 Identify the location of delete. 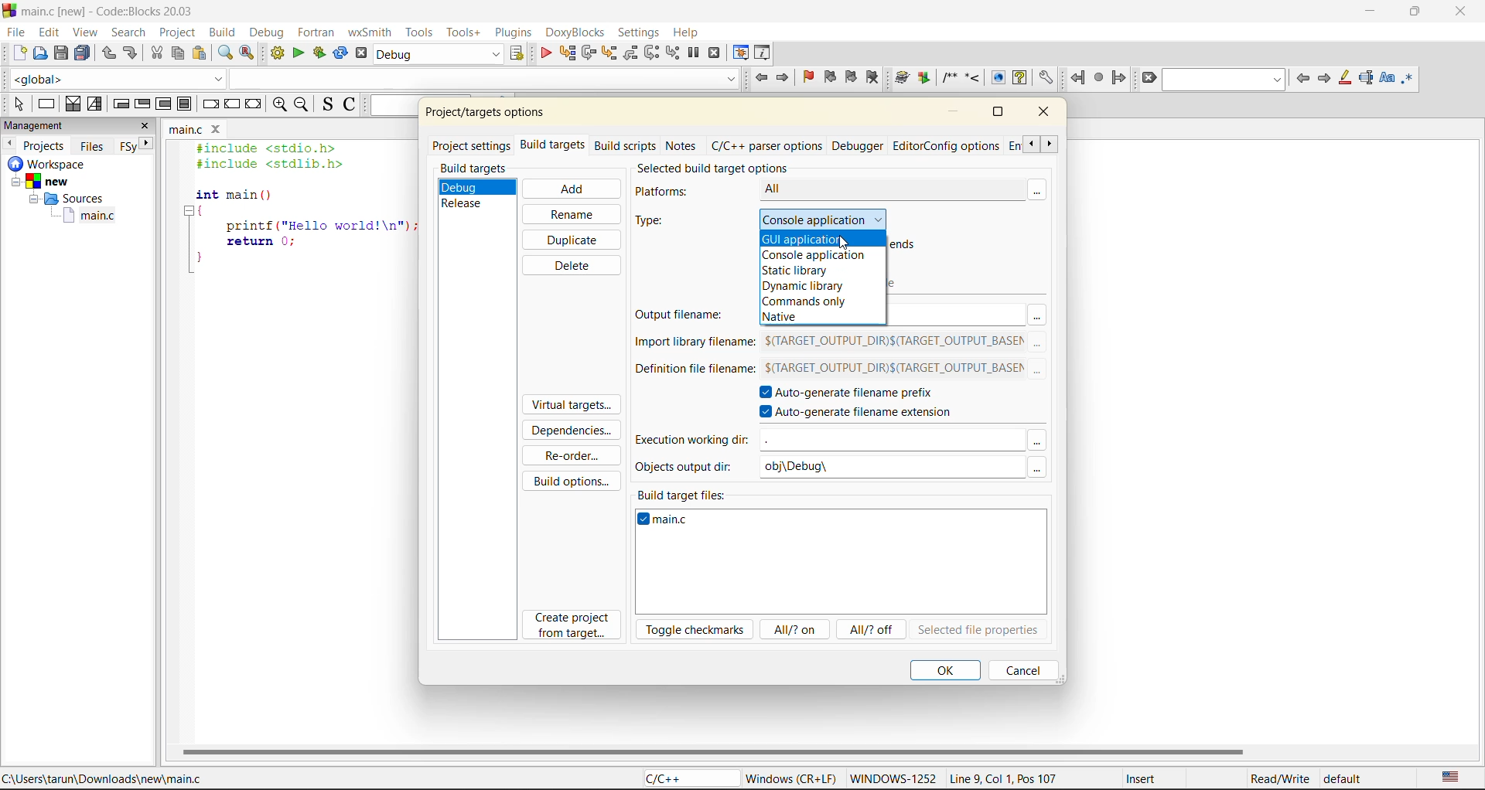
(575, 265).